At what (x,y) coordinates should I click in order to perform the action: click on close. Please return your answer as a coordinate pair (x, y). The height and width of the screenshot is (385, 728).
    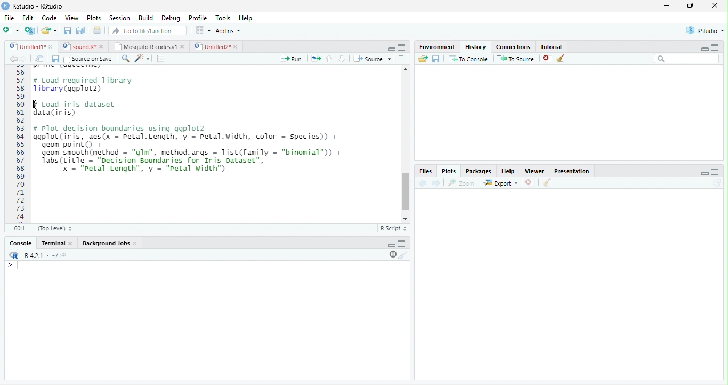
    Looking at the image, I should click on (71, 244).